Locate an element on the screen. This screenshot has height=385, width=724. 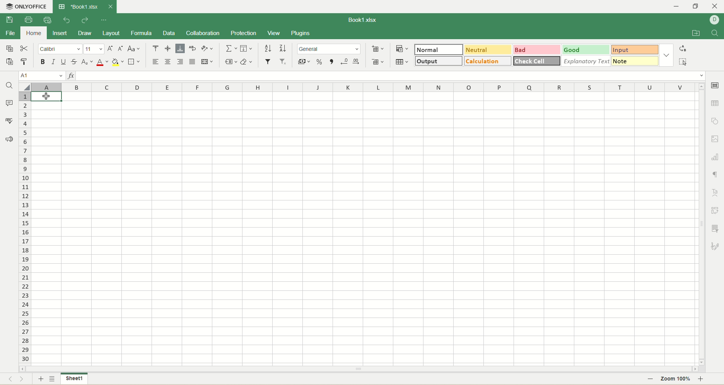
protection is located at coordinates (244, 34).